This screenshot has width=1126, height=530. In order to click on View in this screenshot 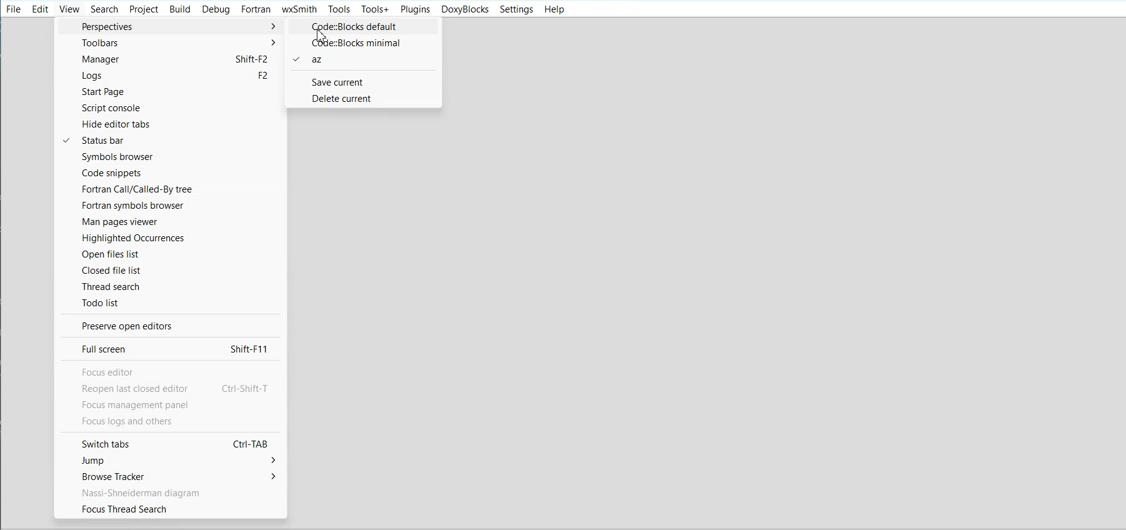, I will do `click(69, 9)`.